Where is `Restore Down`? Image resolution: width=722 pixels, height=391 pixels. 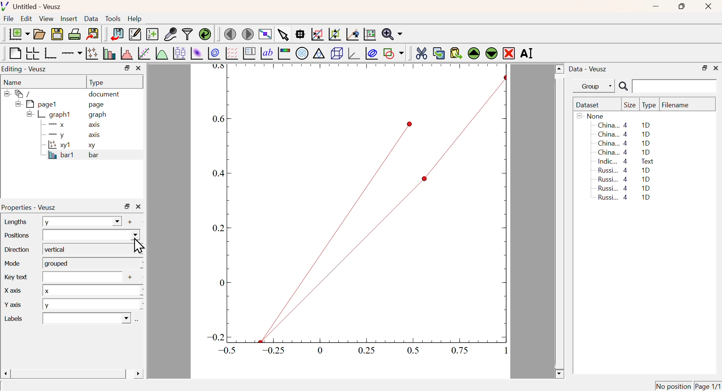
Restore Down is located at coordinates (704, 68).